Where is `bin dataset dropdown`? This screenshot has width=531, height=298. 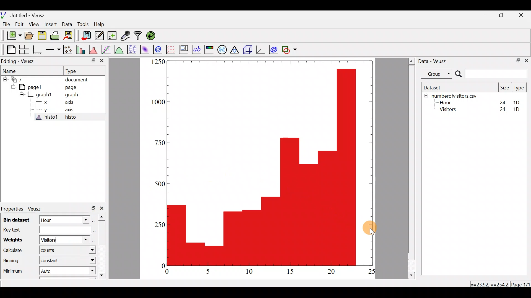 bin dataset dropdown is located at coordinates (79, 220).